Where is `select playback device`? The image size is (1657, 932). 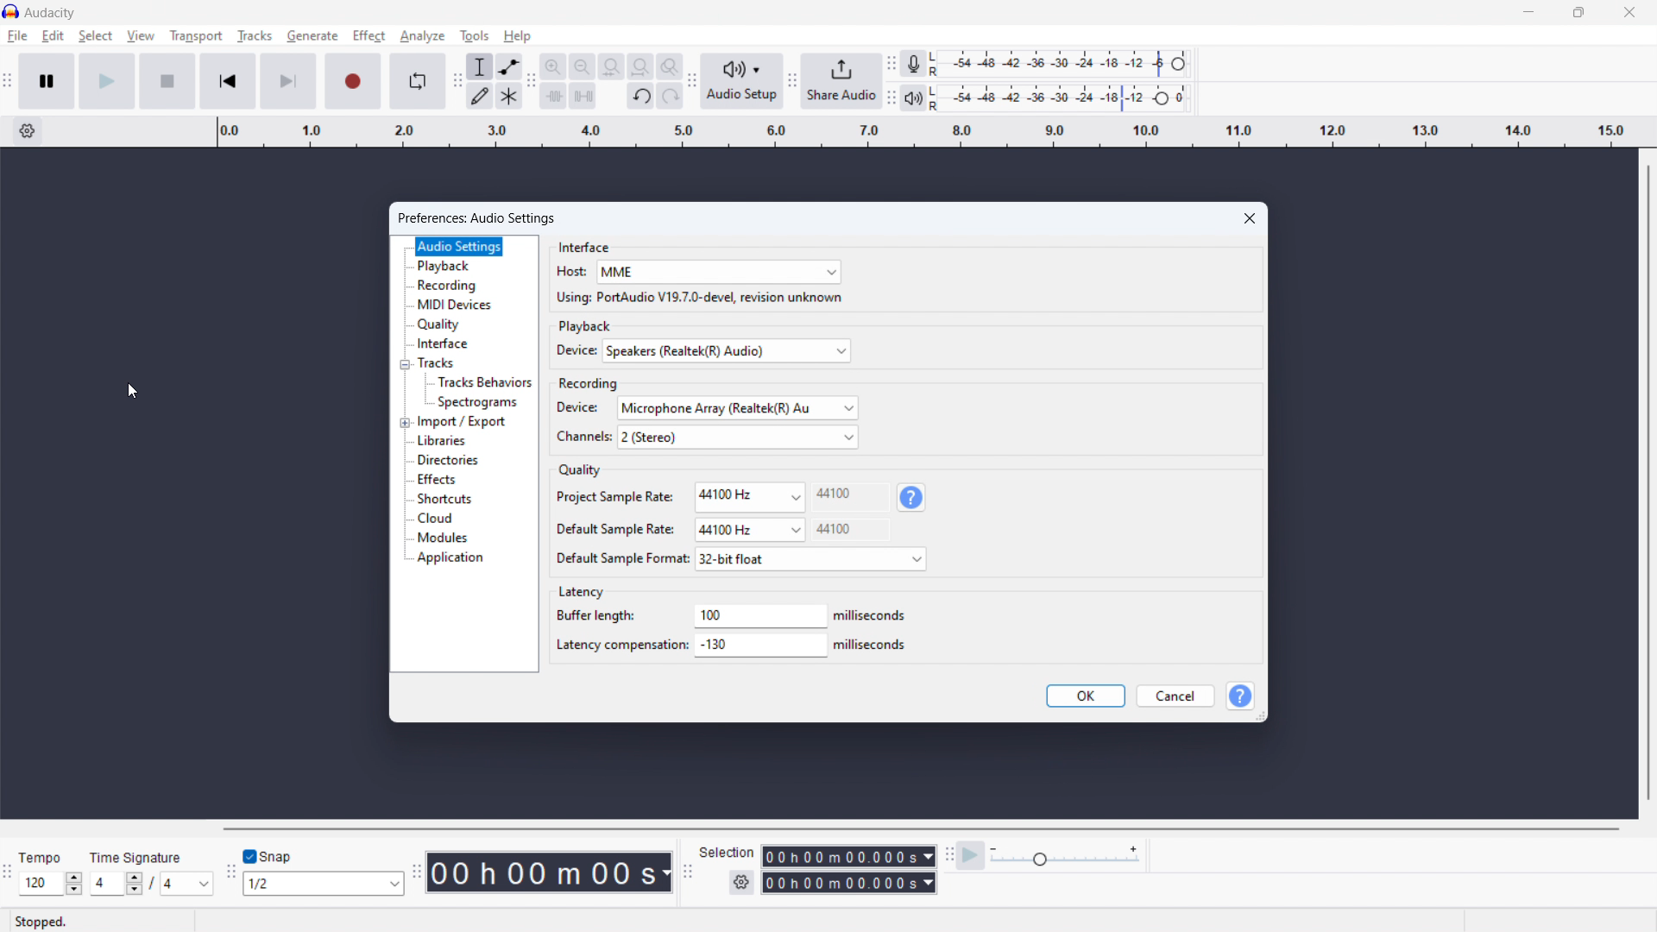
select playback device is located at coordinates (727, 350).